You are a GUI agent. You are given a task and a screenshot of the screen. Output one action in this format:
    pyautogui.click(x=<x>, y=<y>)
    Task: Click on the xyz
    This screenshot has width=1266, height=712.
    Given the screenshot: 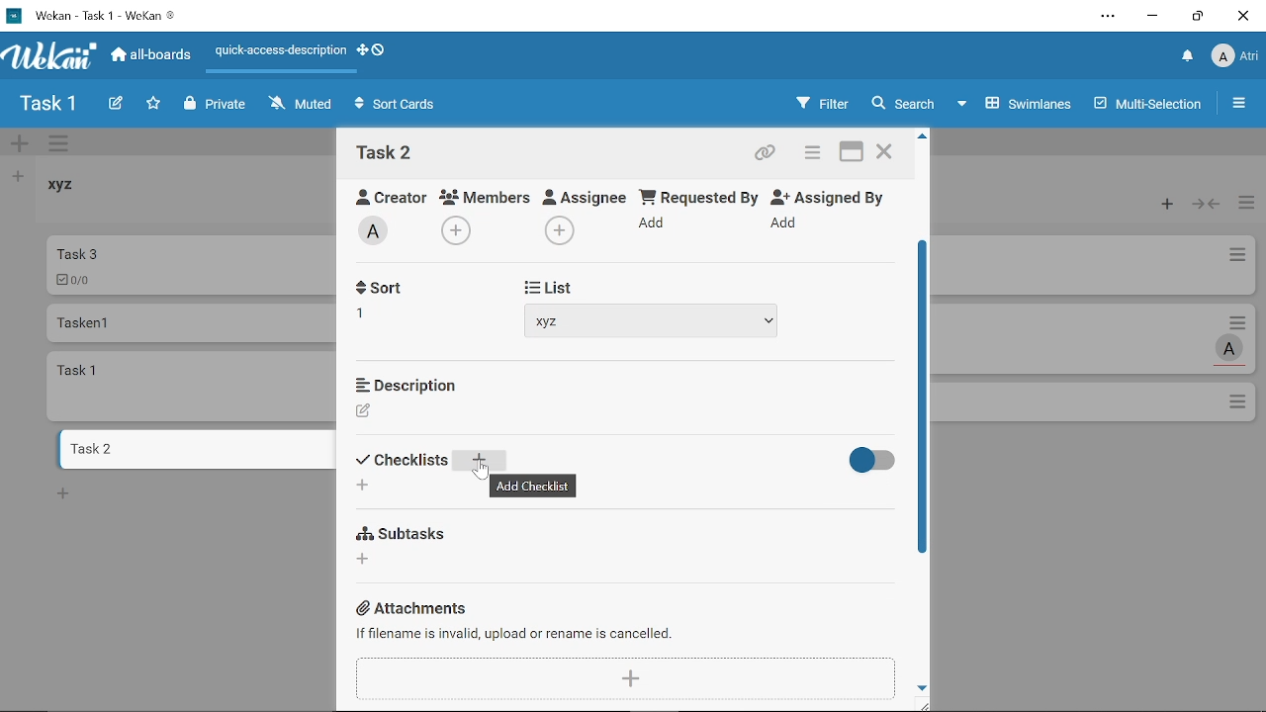 What is the action you would take?
    pyautogui.click(x=663, y=321)
    